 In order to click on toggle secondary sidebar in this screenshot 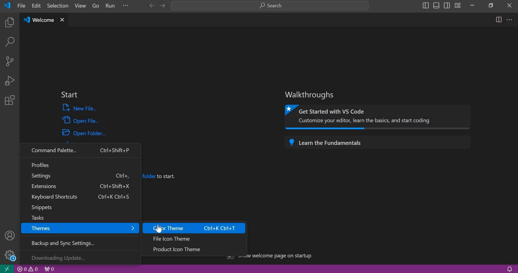, I will do `click(447, 5)`.